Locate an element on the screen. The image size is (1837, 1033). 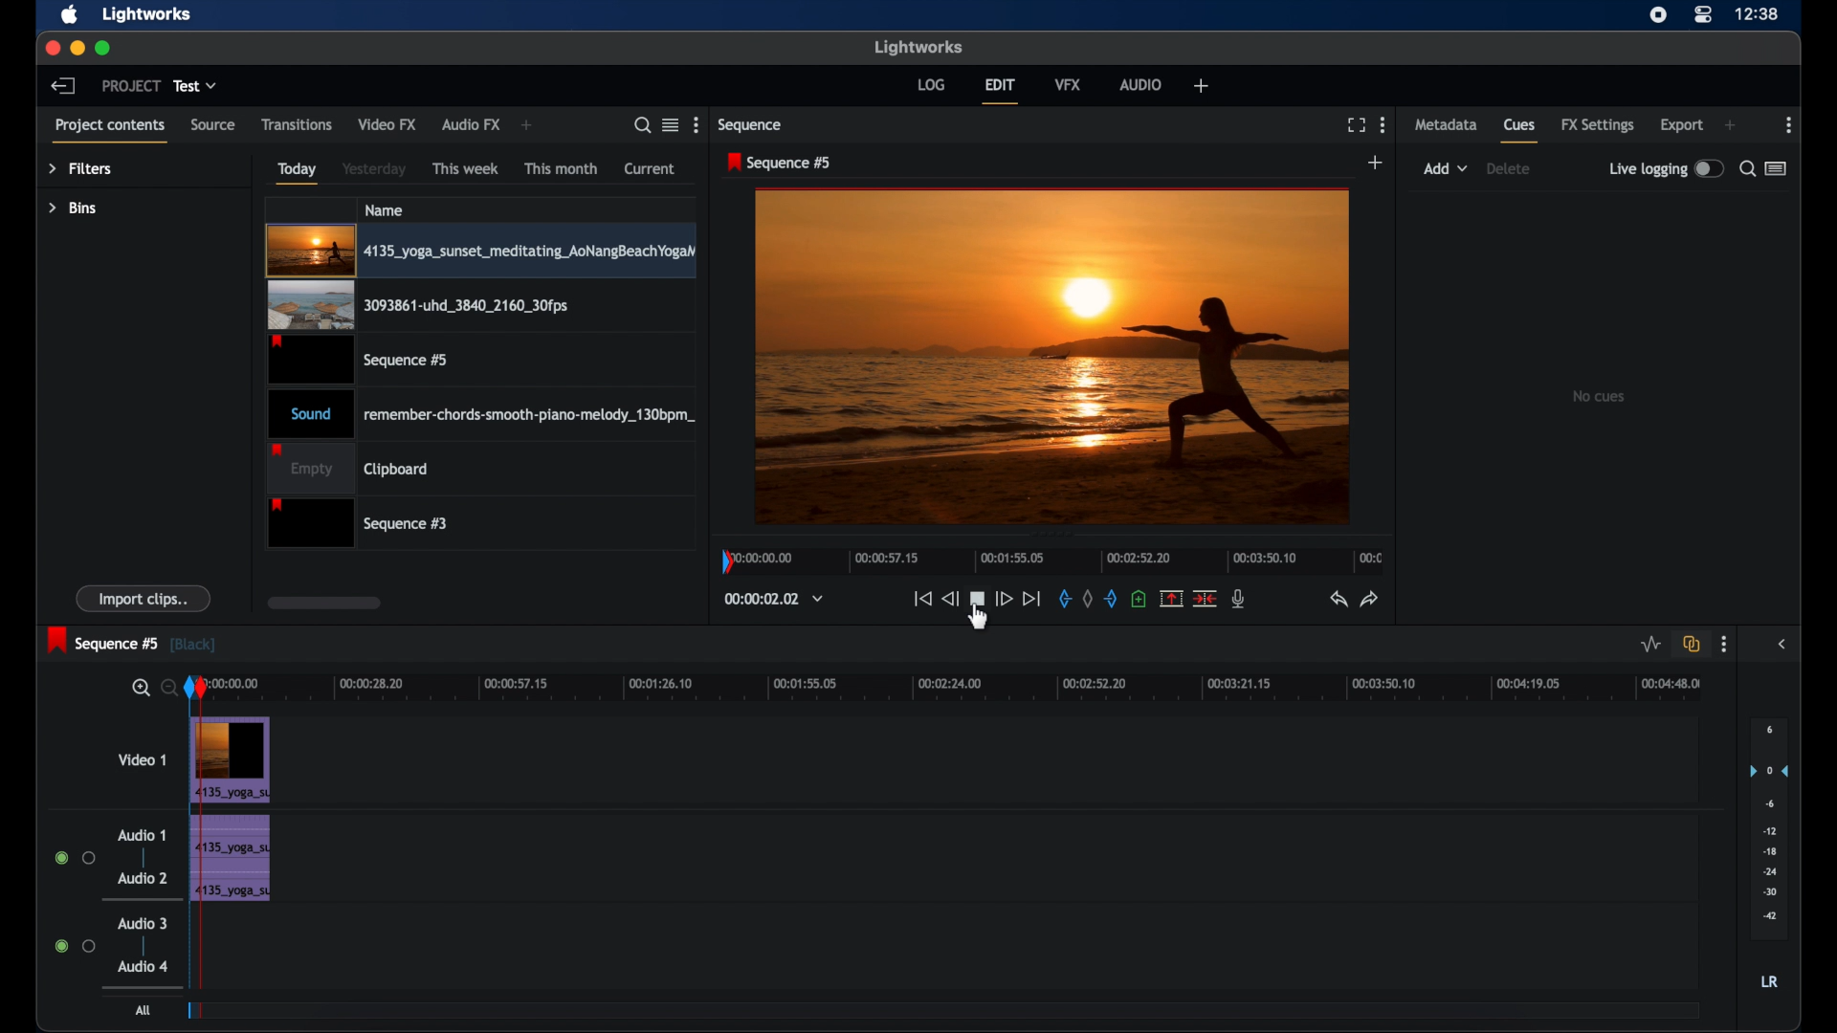
current is located at coordinates (650, 169).